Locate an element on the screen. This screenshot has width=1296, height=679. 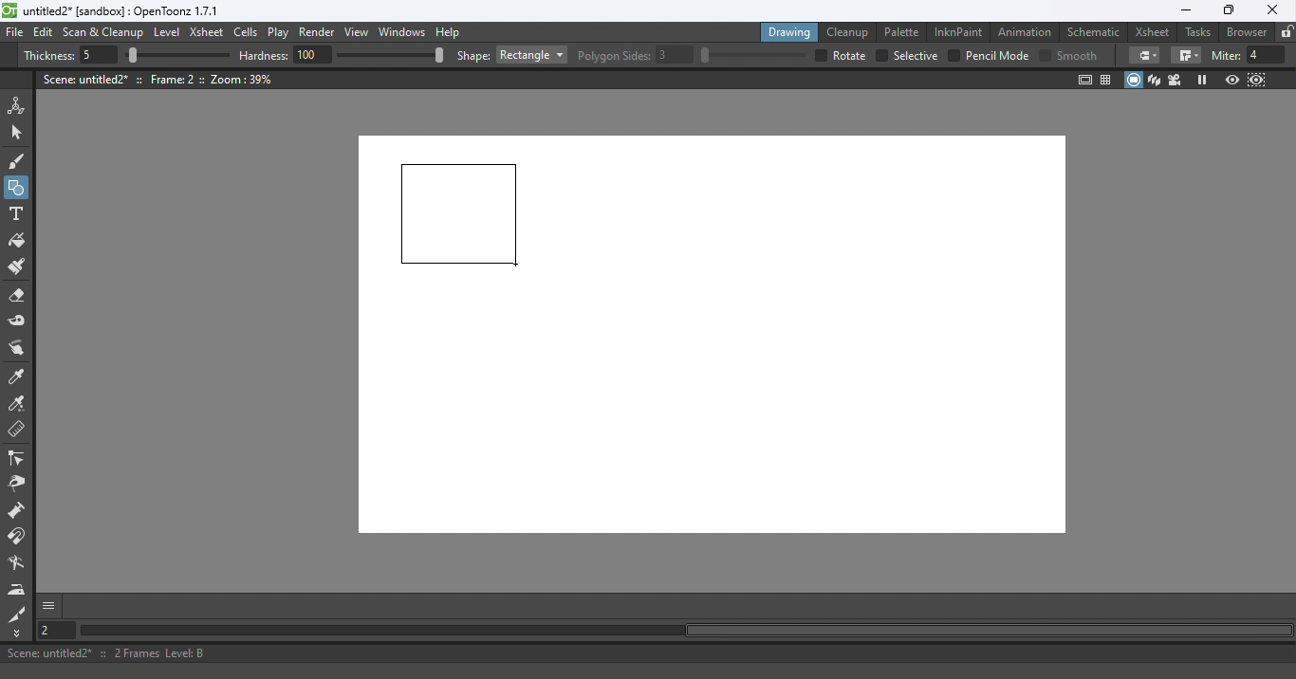
5 is located at coordinates (96, 56).